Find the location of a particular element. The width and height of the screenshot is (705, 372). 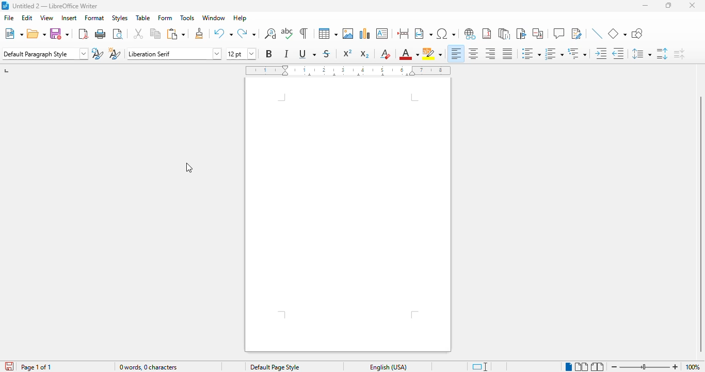

decrease indent is located at coordinates (619, 54).